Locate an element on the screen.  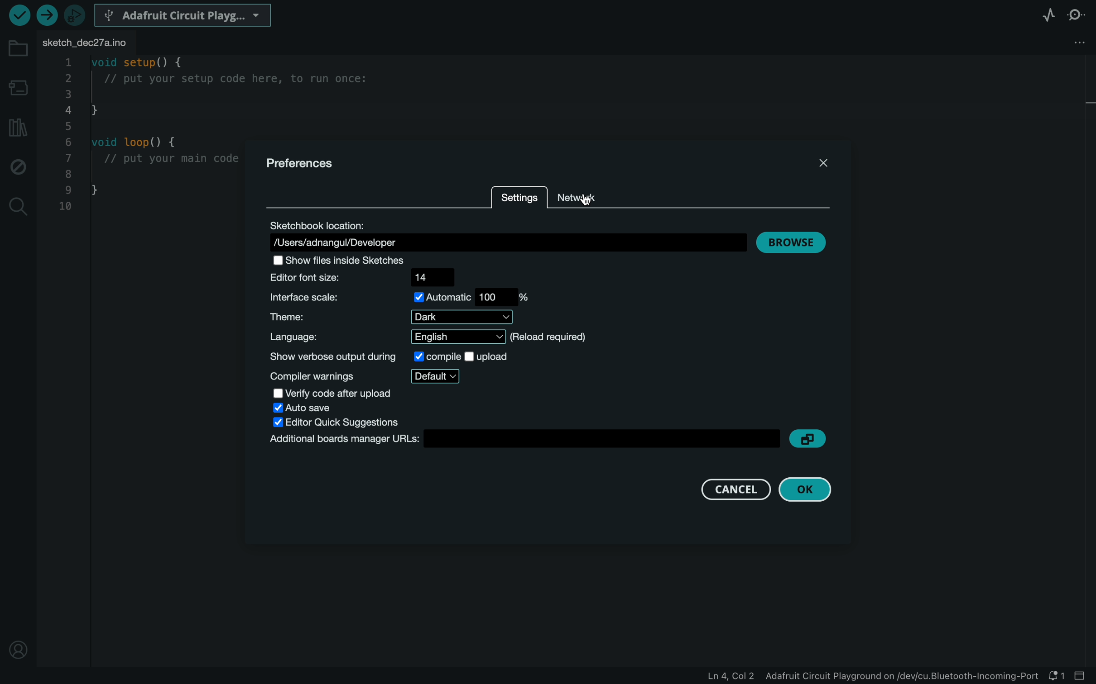
file information is located at coordinates (860, 675).